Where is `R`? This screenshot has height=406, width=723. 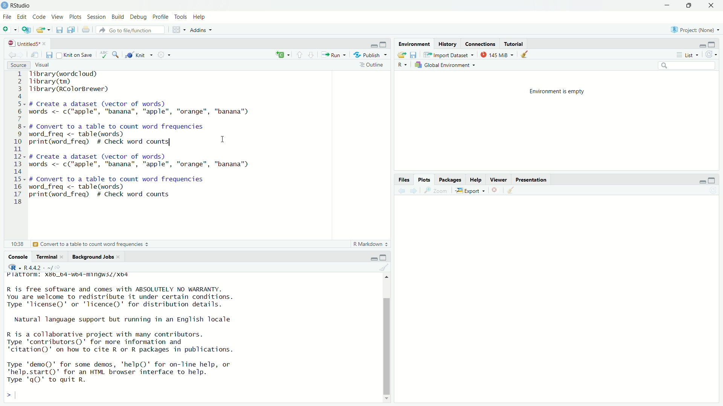 R is located at coordinates (403, 66).